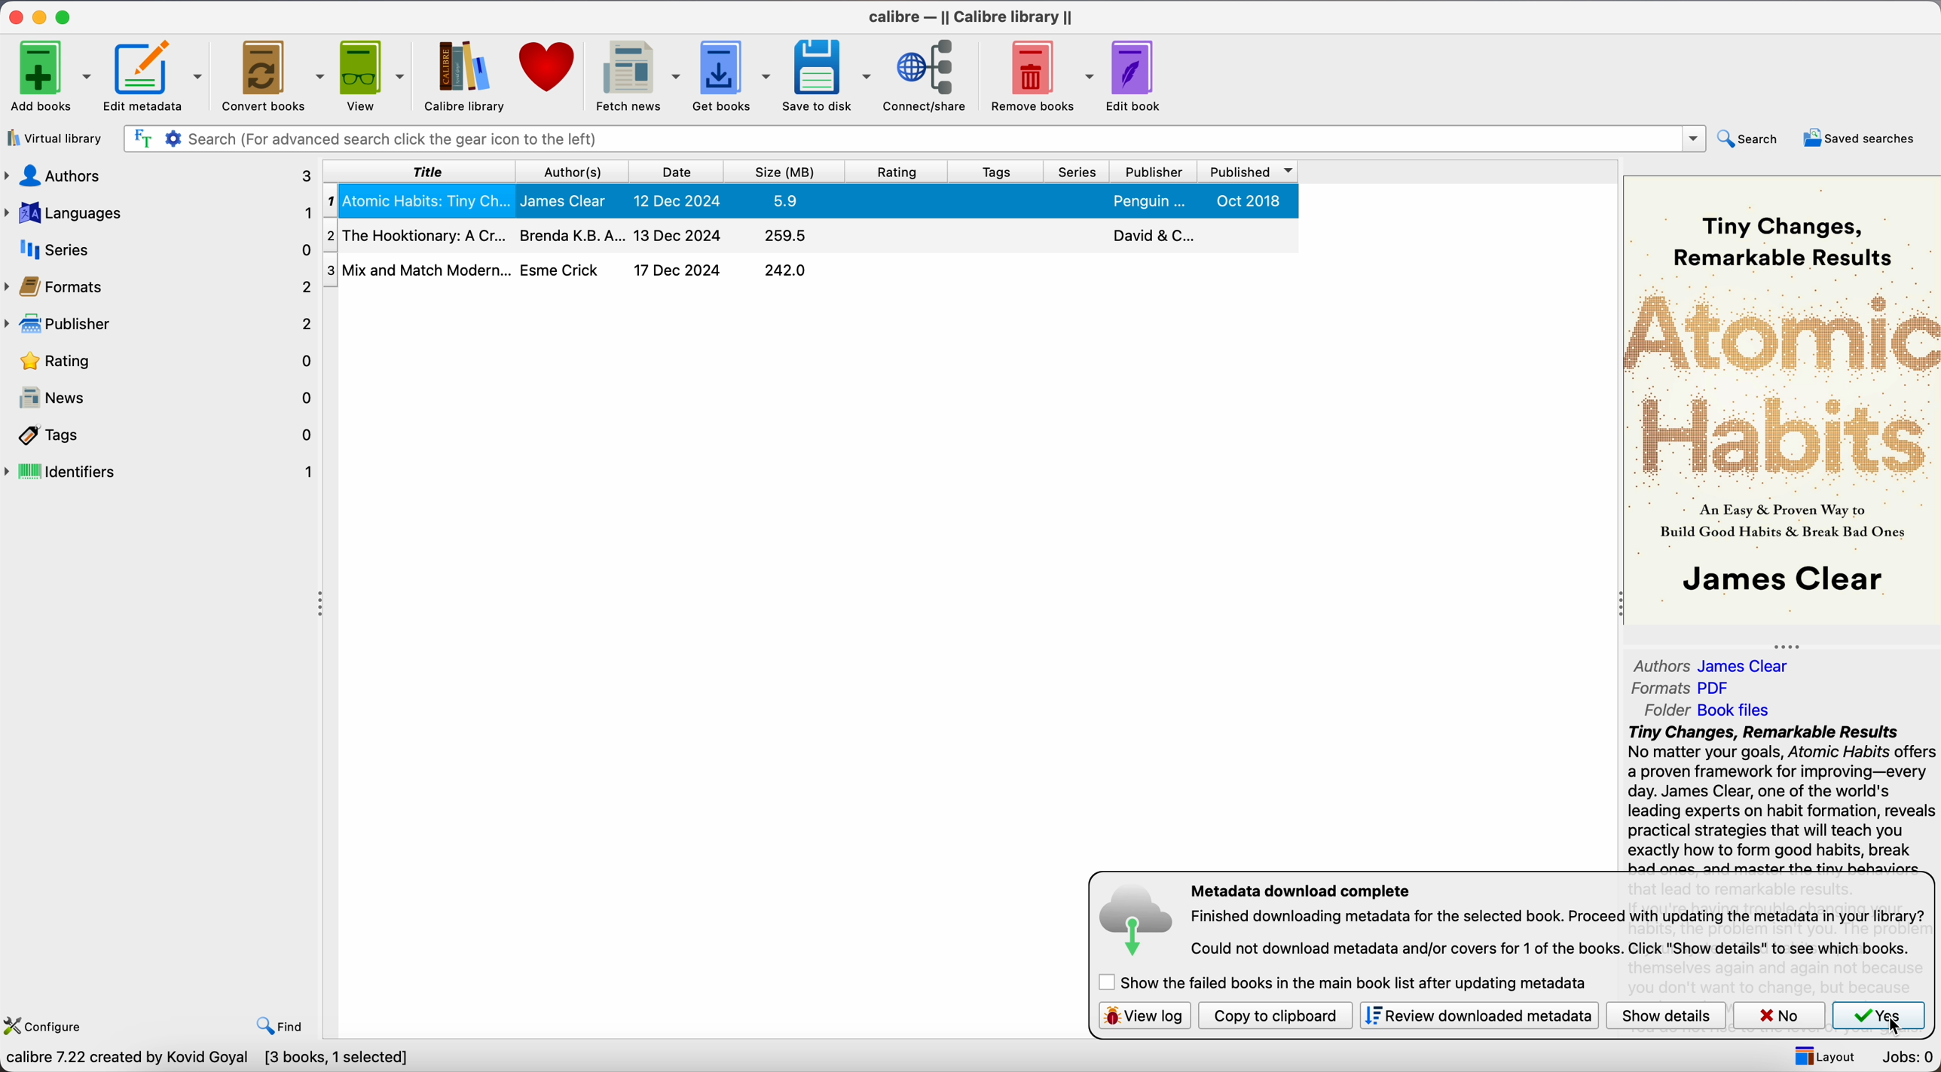 The image size is (1941, 1072). Describe the element at coordinates (1077, 171) in the screenshot. I see `series` at that location.